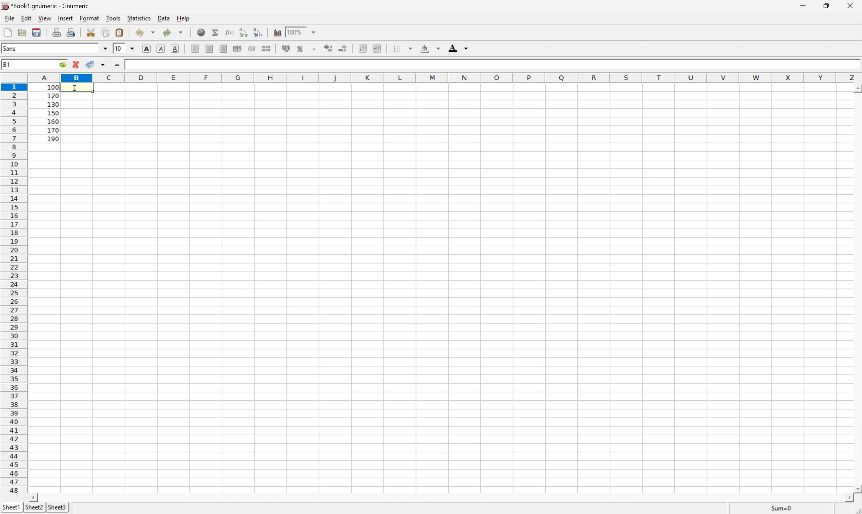 The height and width of the screenshot is (514, 862). I want to click on 10, so click(120, 48).